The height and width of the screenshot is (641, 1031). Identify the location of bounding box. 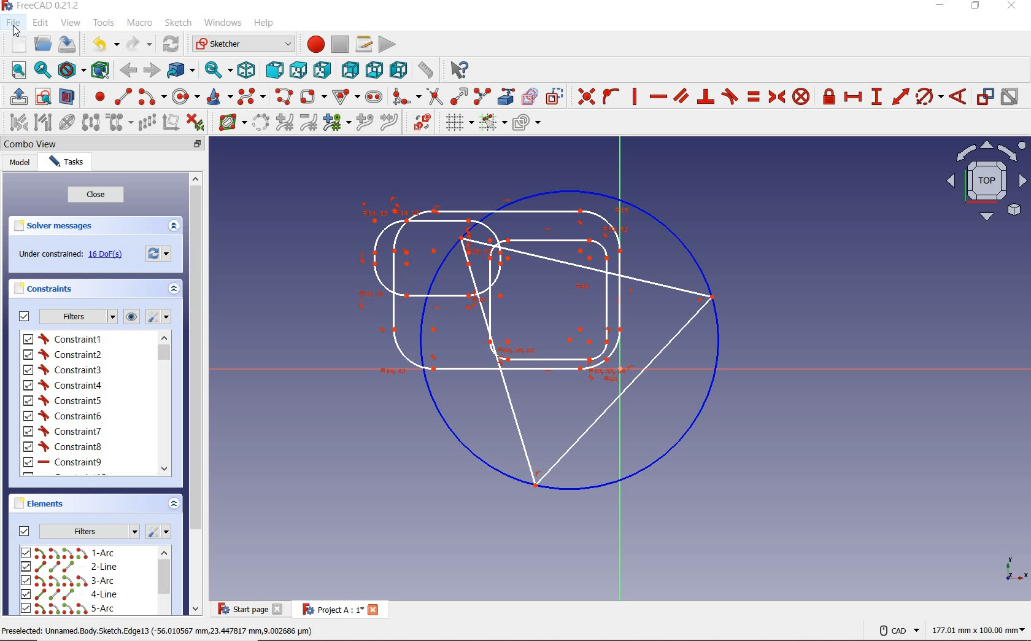
(101, 69).